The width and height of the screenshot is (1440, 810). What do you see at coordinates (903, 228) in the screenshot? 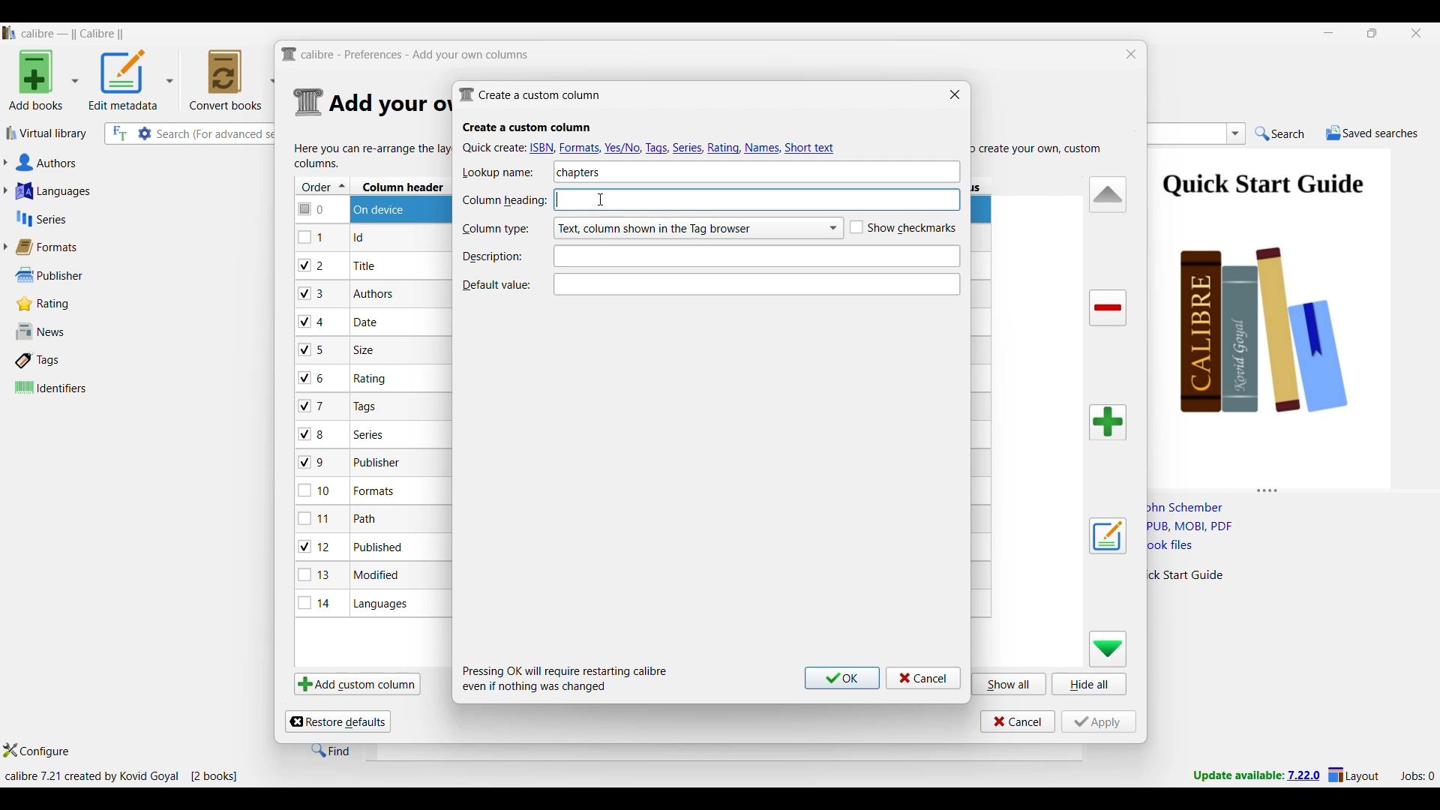
I see `Toggle for Show checkmarks` at bounding box center [903, 228].